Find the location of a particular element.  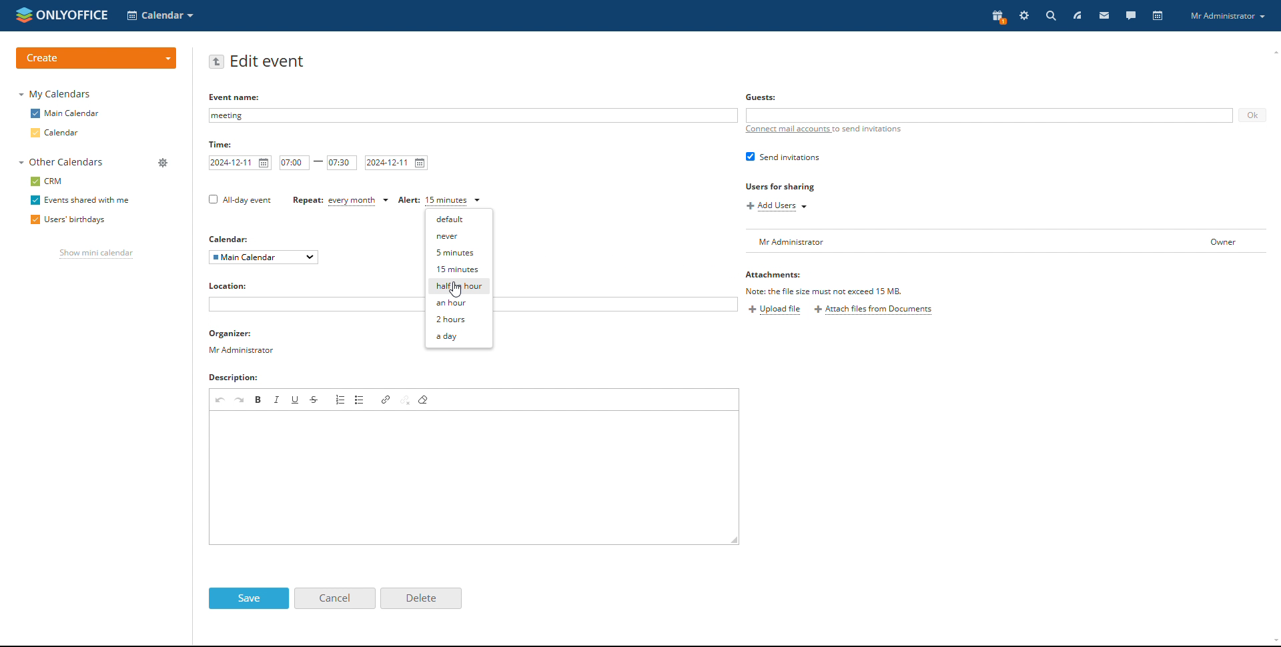

show mini calendar is located at coordinates (96, 255).